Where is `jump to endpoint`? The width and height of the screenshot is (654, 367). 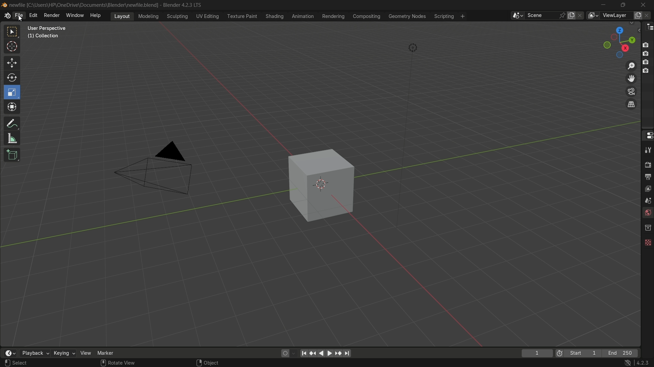
jump to endpoint is located at coordinates (304, 353).